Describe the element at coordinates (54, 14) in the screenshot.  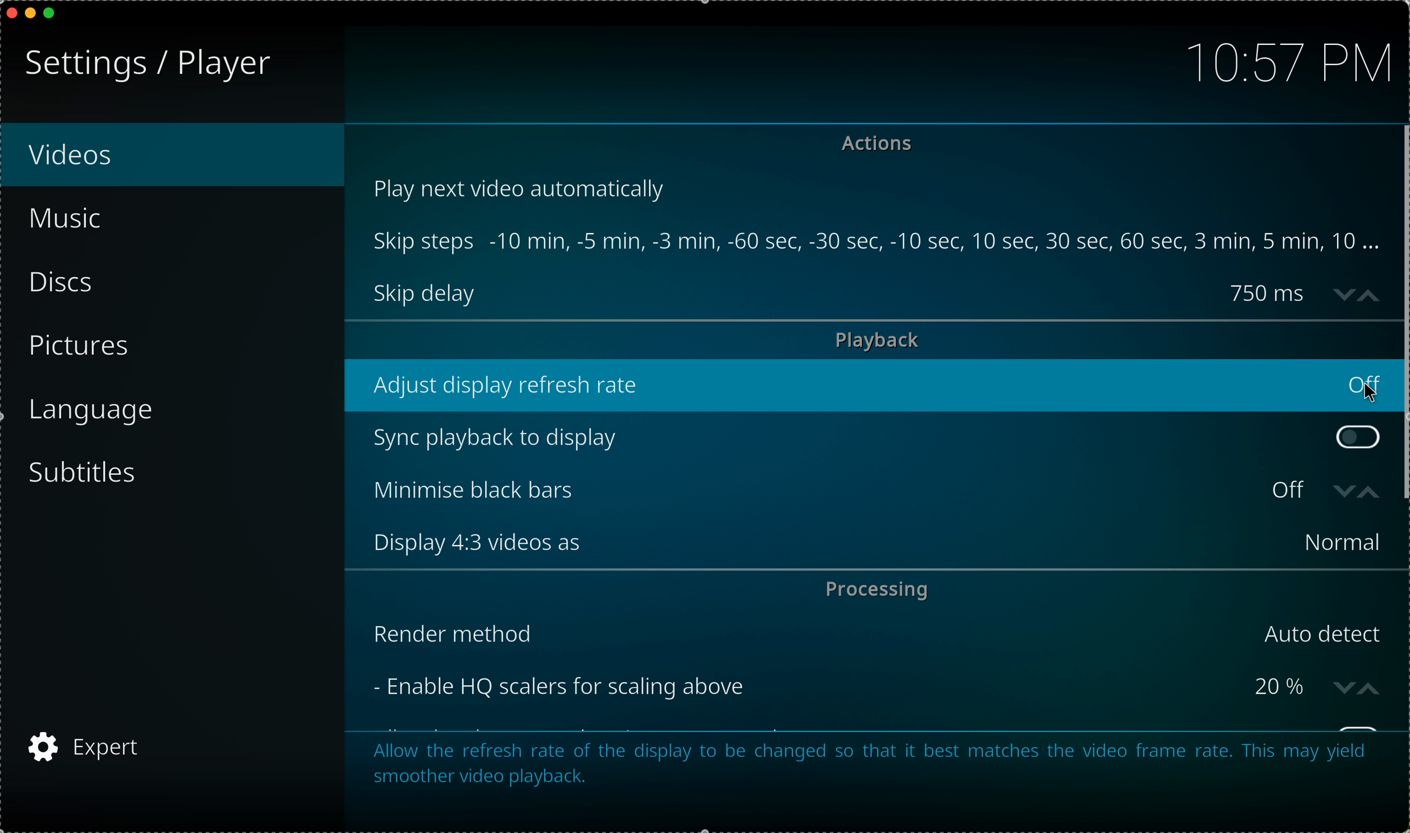
I see `maximize ` at that location.